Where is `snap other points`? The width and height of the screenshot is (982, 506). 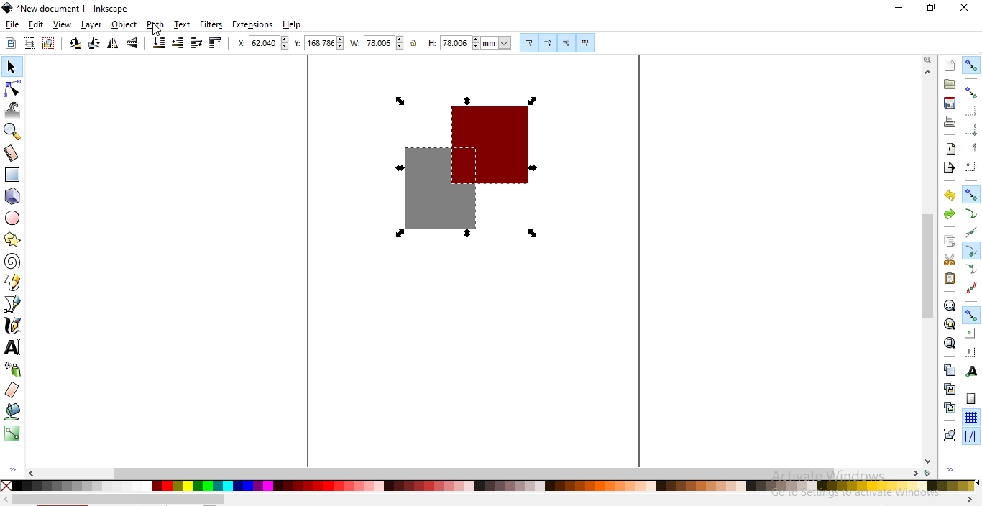 snap other points is located at coordinates (972, 313).